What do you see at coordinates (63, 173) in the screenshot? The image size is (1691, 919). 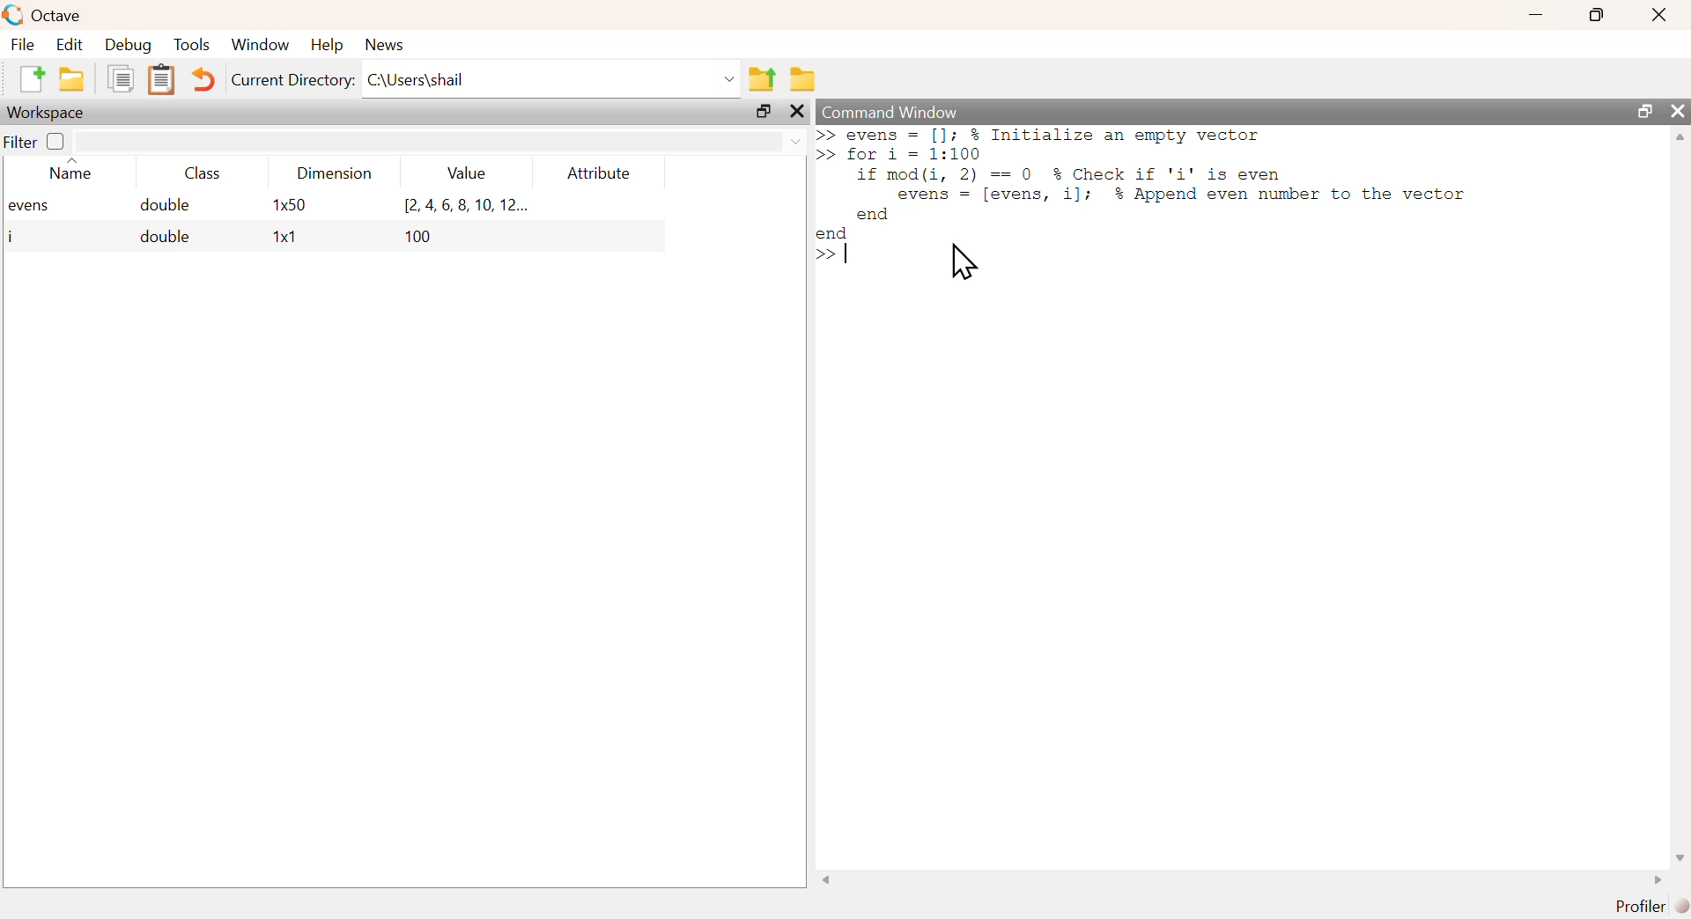 I see `name` at bounding box center [63, 173].